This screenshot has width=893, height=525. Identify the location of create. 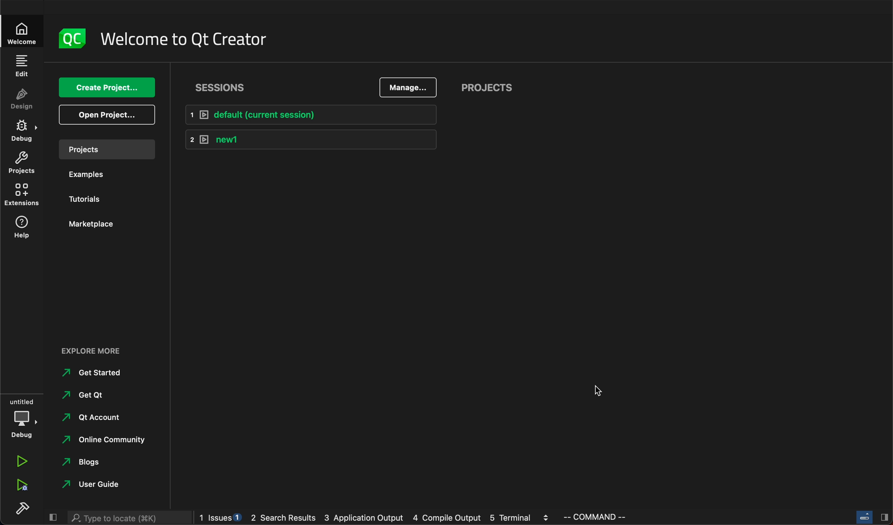
(104, 87).